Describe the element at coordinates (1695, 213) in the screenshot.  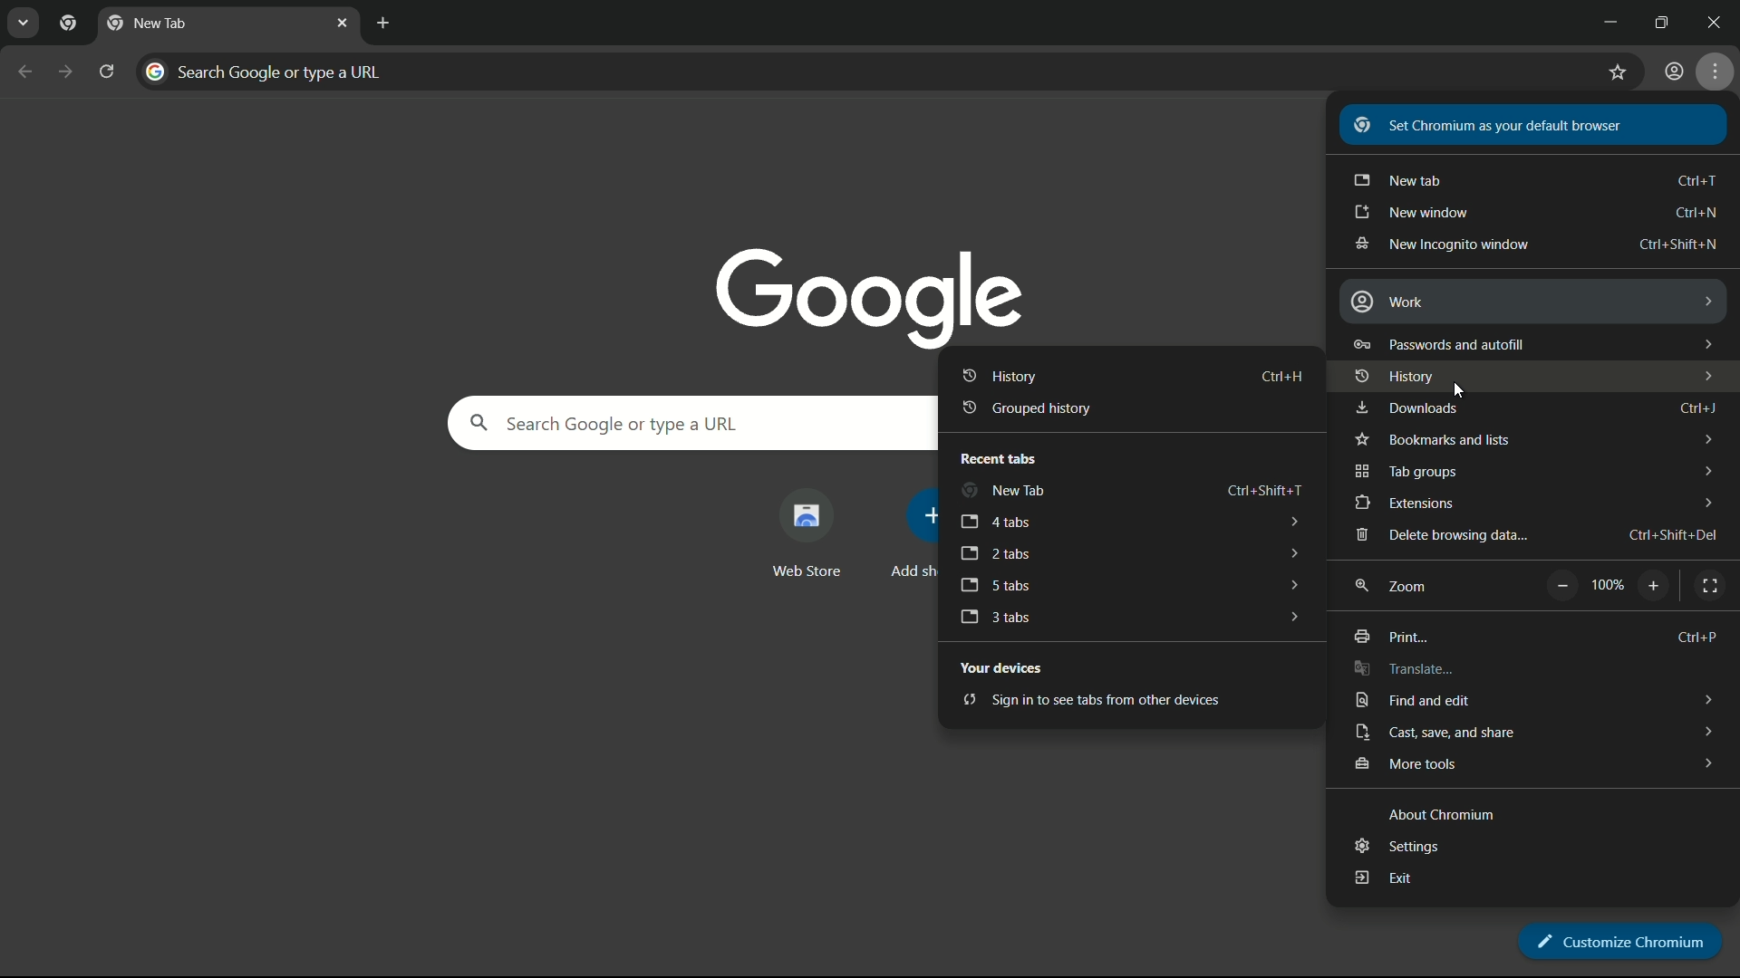
I see `shortcut key` at that location.